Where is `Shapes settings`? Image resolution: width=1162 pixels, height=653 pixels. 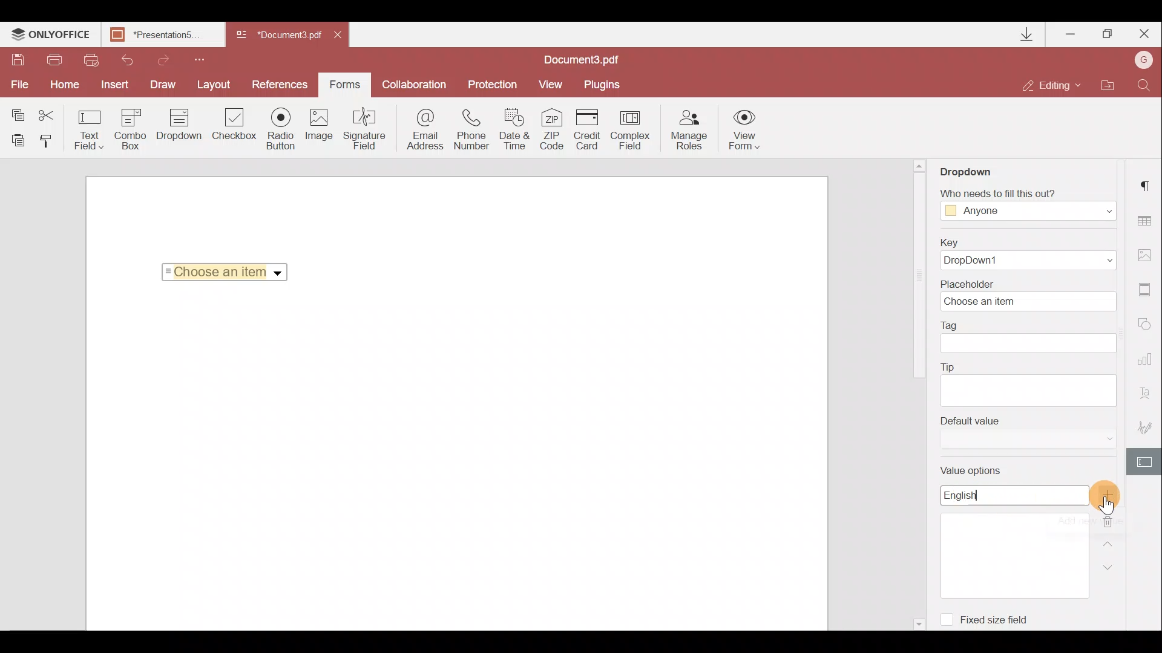
Shapes settings is located at coordinates (1147, 326).